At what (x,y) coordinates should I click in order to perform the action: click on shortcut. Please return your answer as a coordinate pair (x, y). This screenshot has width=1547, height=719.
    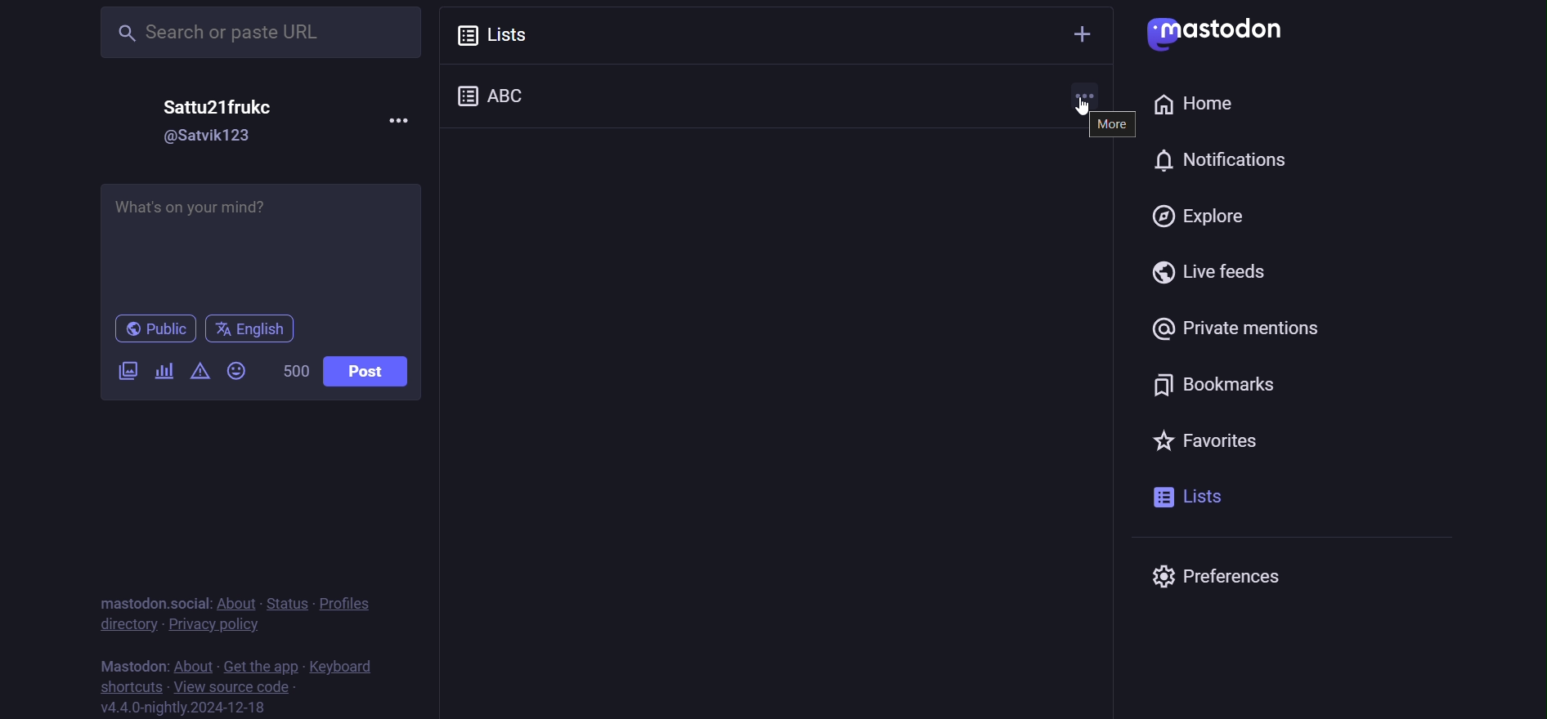
    Looking at the image, I should click on (127, 686).